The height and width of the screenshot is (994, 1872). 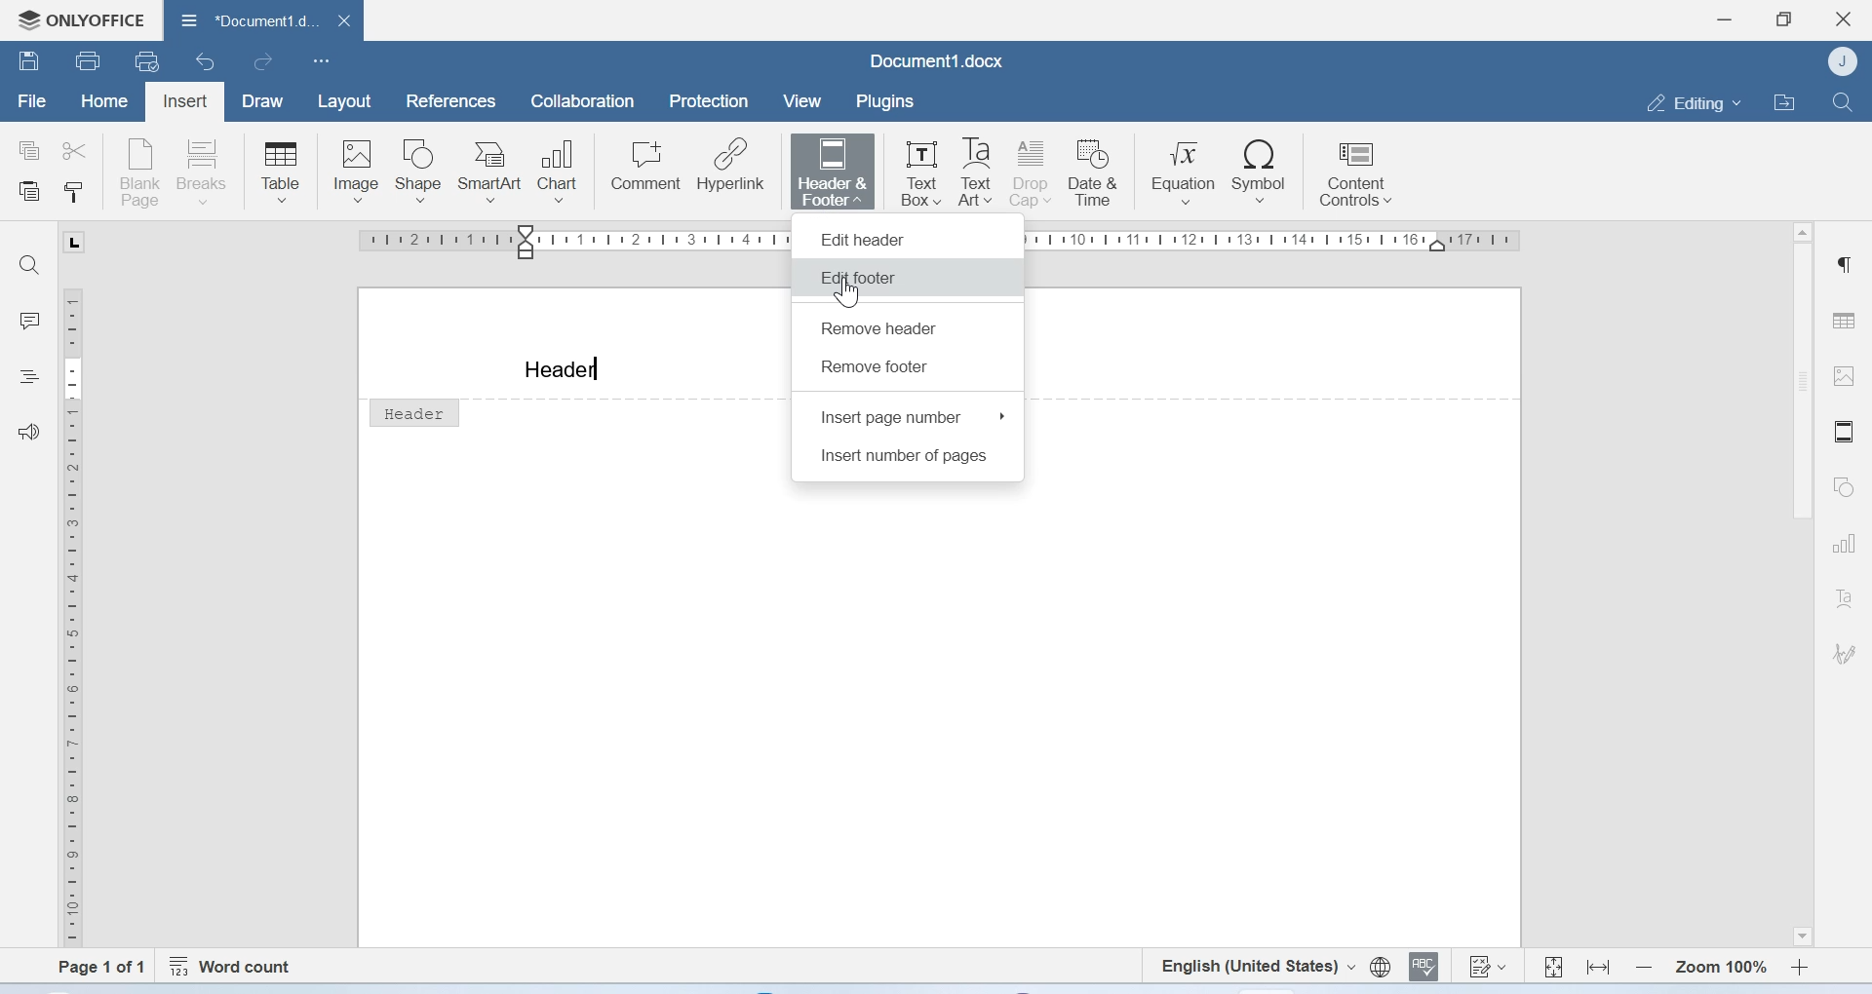 I want to click on Protection, so click(x=711, y=102).